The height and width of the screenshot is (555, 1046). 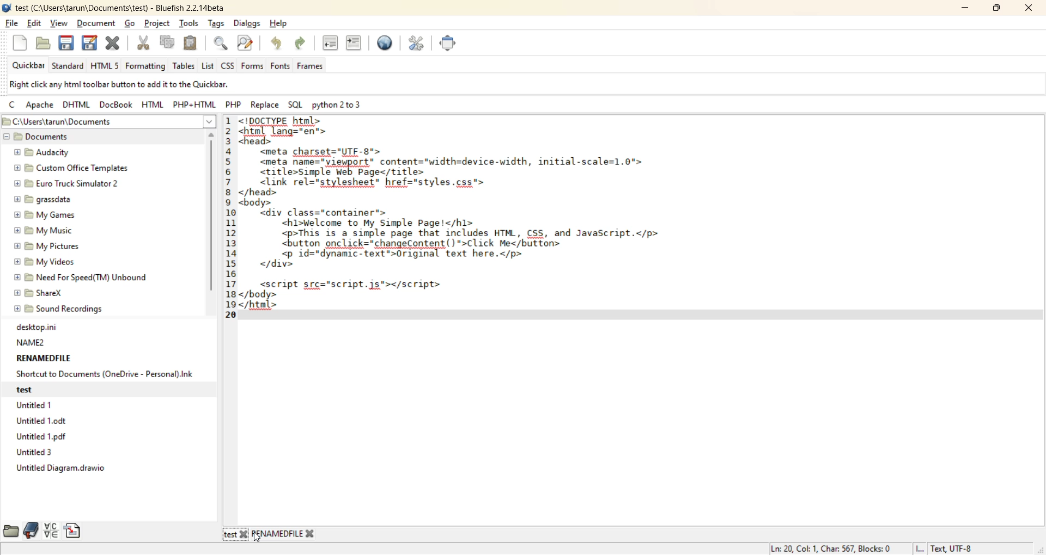 What do you see at coordinates (44, 44) in the screenshot?
I see `open` at bounding box center [44, 44].